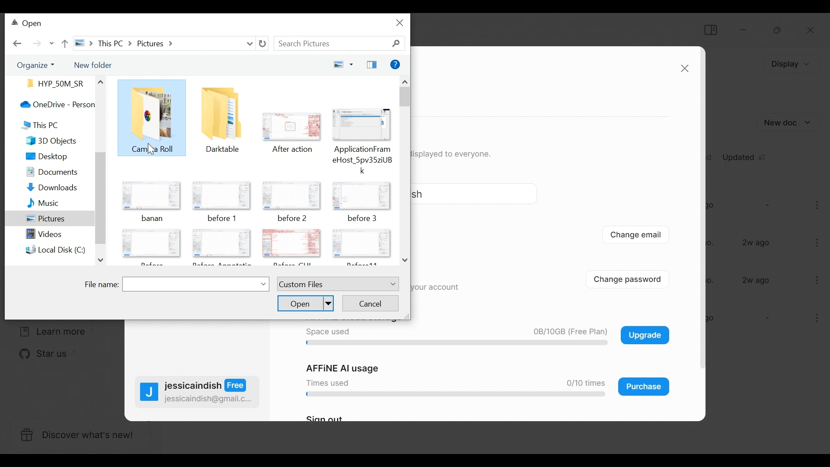  Describe the element at coordinates (37, 44) in the screenshot. I see `Click to go Forward` at that location.